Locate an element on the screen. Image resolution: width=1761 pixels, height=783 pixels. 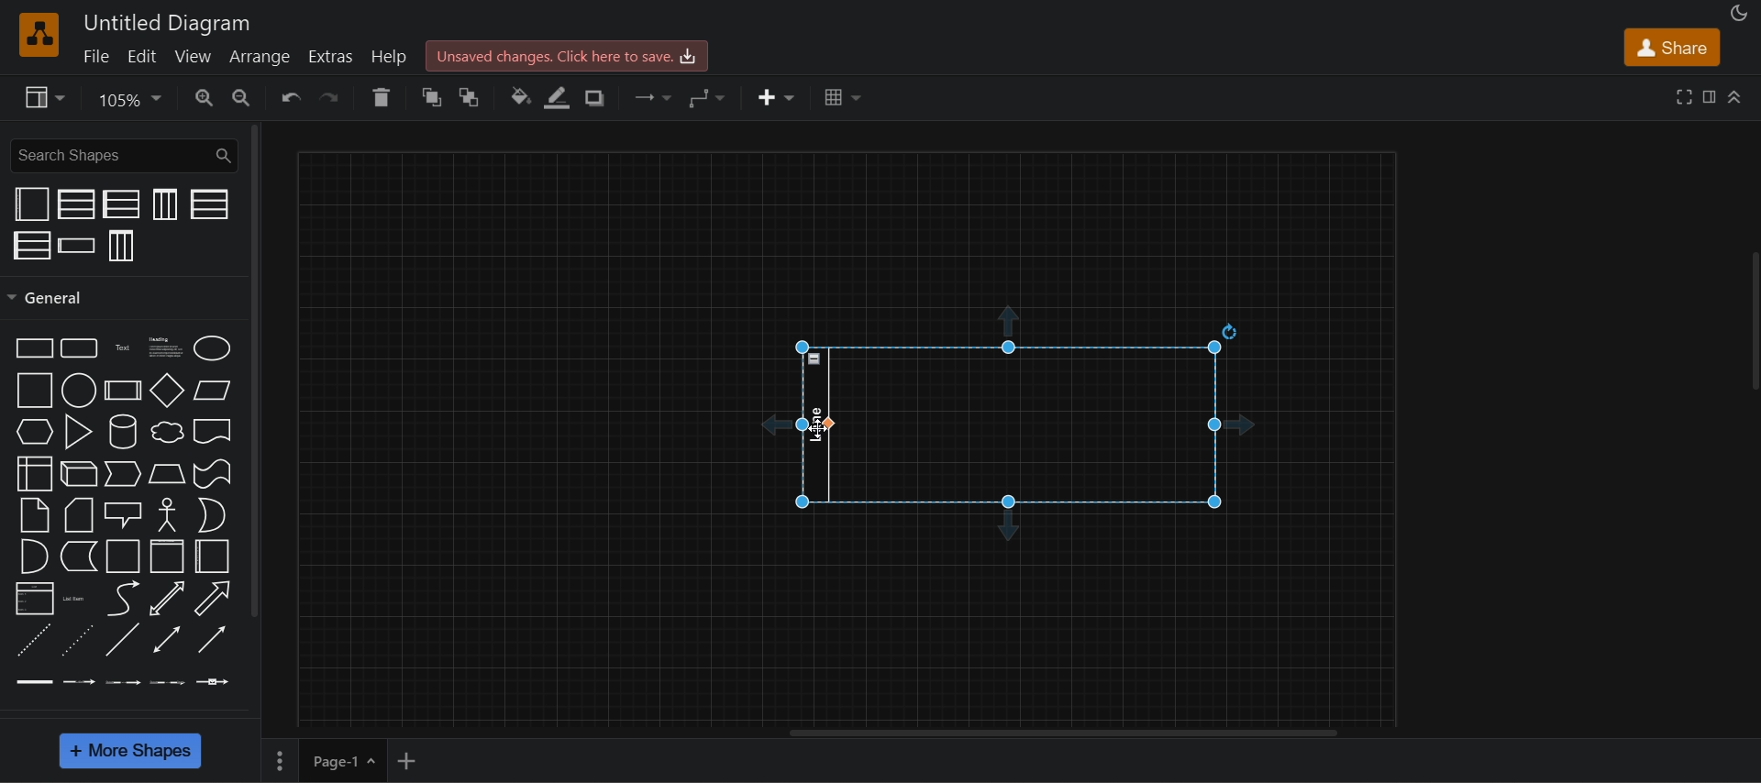
more shapes is located at coordinates (132, 752).